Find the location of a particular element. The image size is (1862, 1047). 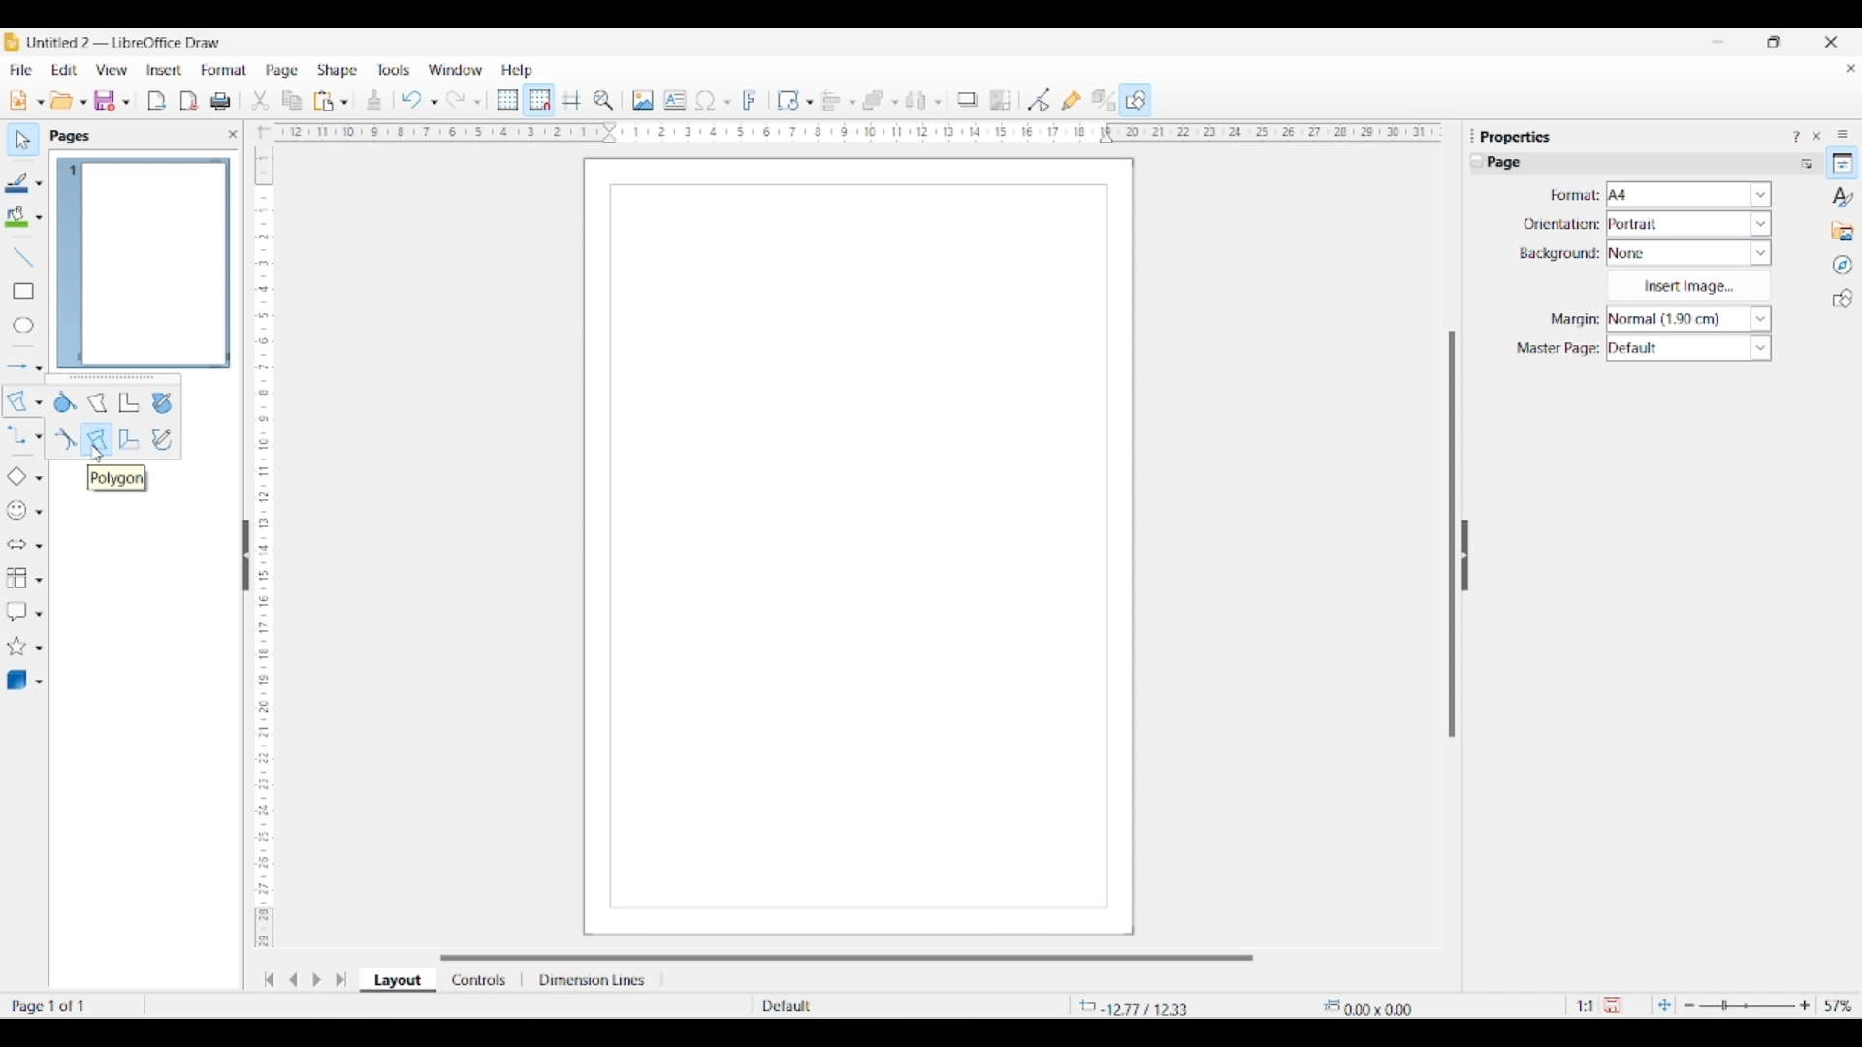

Jump to the last slide is located at coordinates (341, 979).